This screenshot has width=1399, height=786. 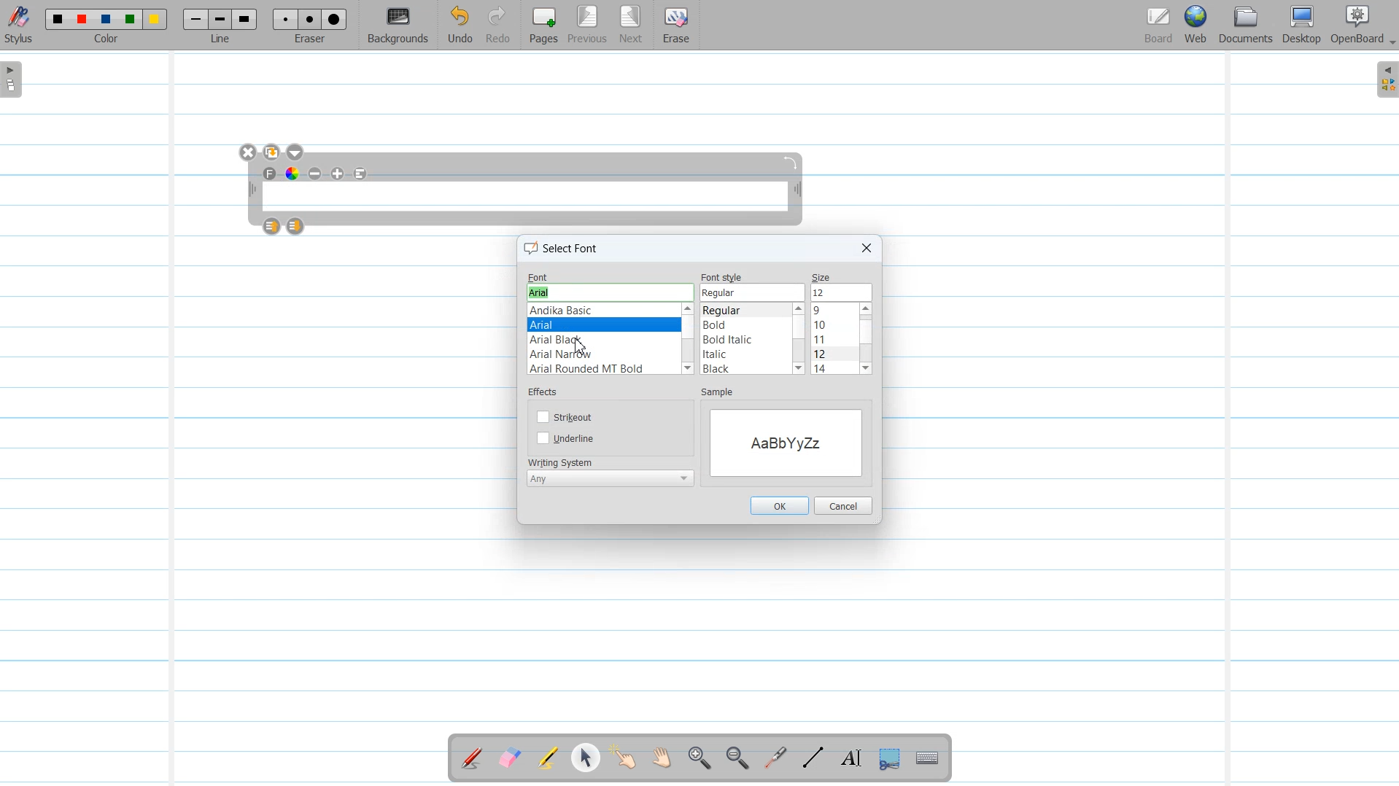 I want to click on Text Font , so click(x=271, y=174).